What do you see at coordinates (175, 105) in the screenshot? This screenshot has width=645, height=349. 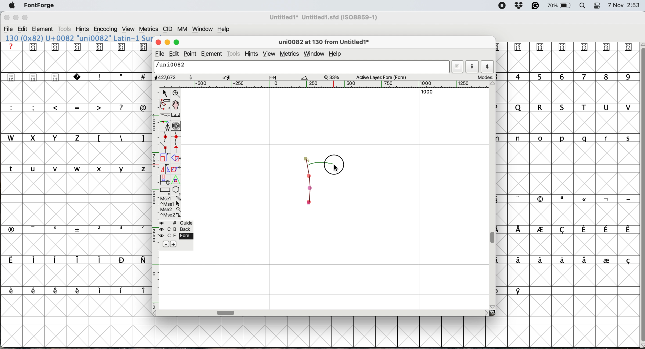 I see `scroll by hand` at bounding box center [175, 105].